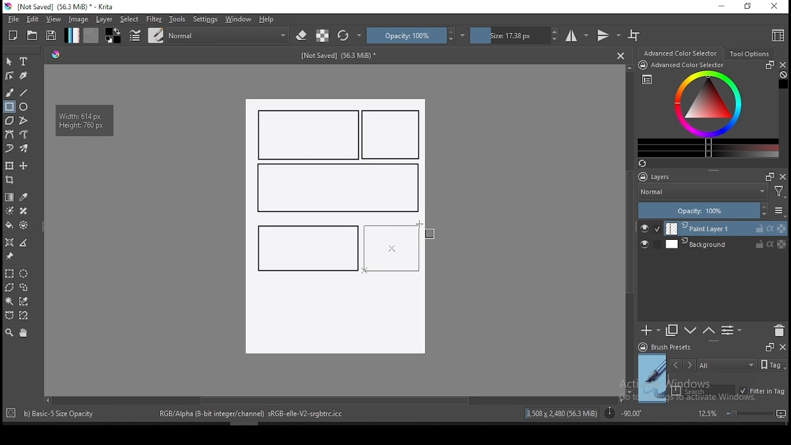 The image size is (791, 445). I want to click on select shapes tool, so click(9, 61).